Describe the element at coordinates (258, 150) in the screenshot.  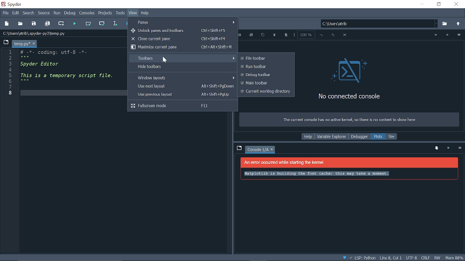
I see `Current console` at that location.